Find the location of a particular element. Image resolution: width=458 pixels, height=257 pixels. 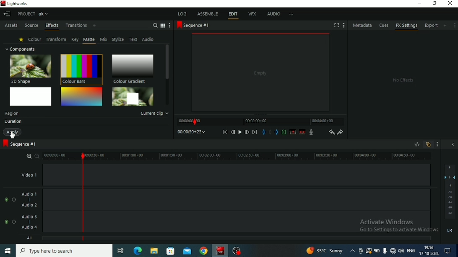

language is located at coordinates (411, 250).